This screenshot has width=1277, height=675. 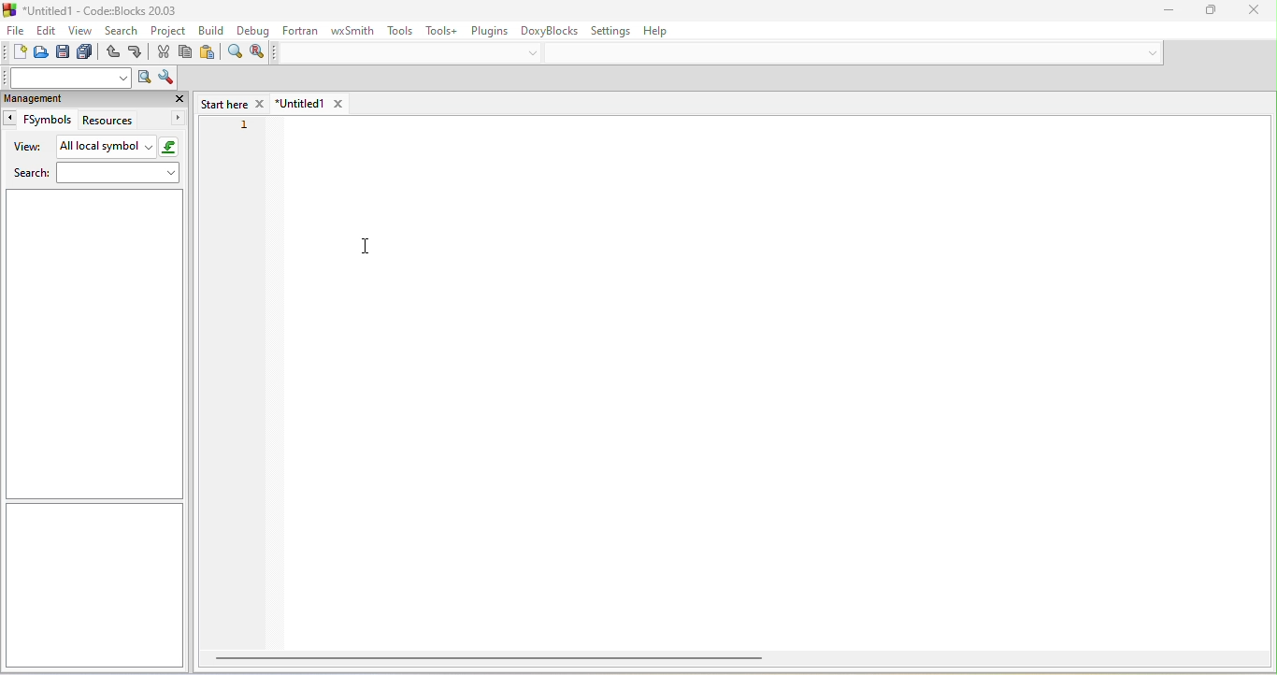 I want to click on close, so click(x=1256, y=12).